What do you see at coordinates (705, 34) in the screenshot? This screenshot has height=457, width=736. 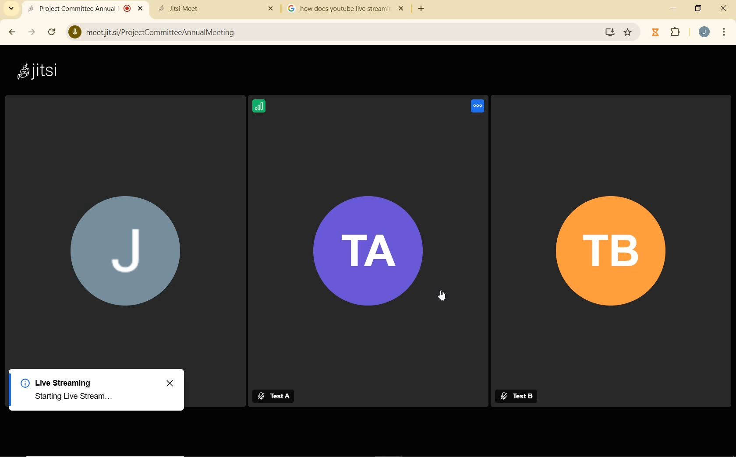 I see `account` at bounding box center [705, 34].